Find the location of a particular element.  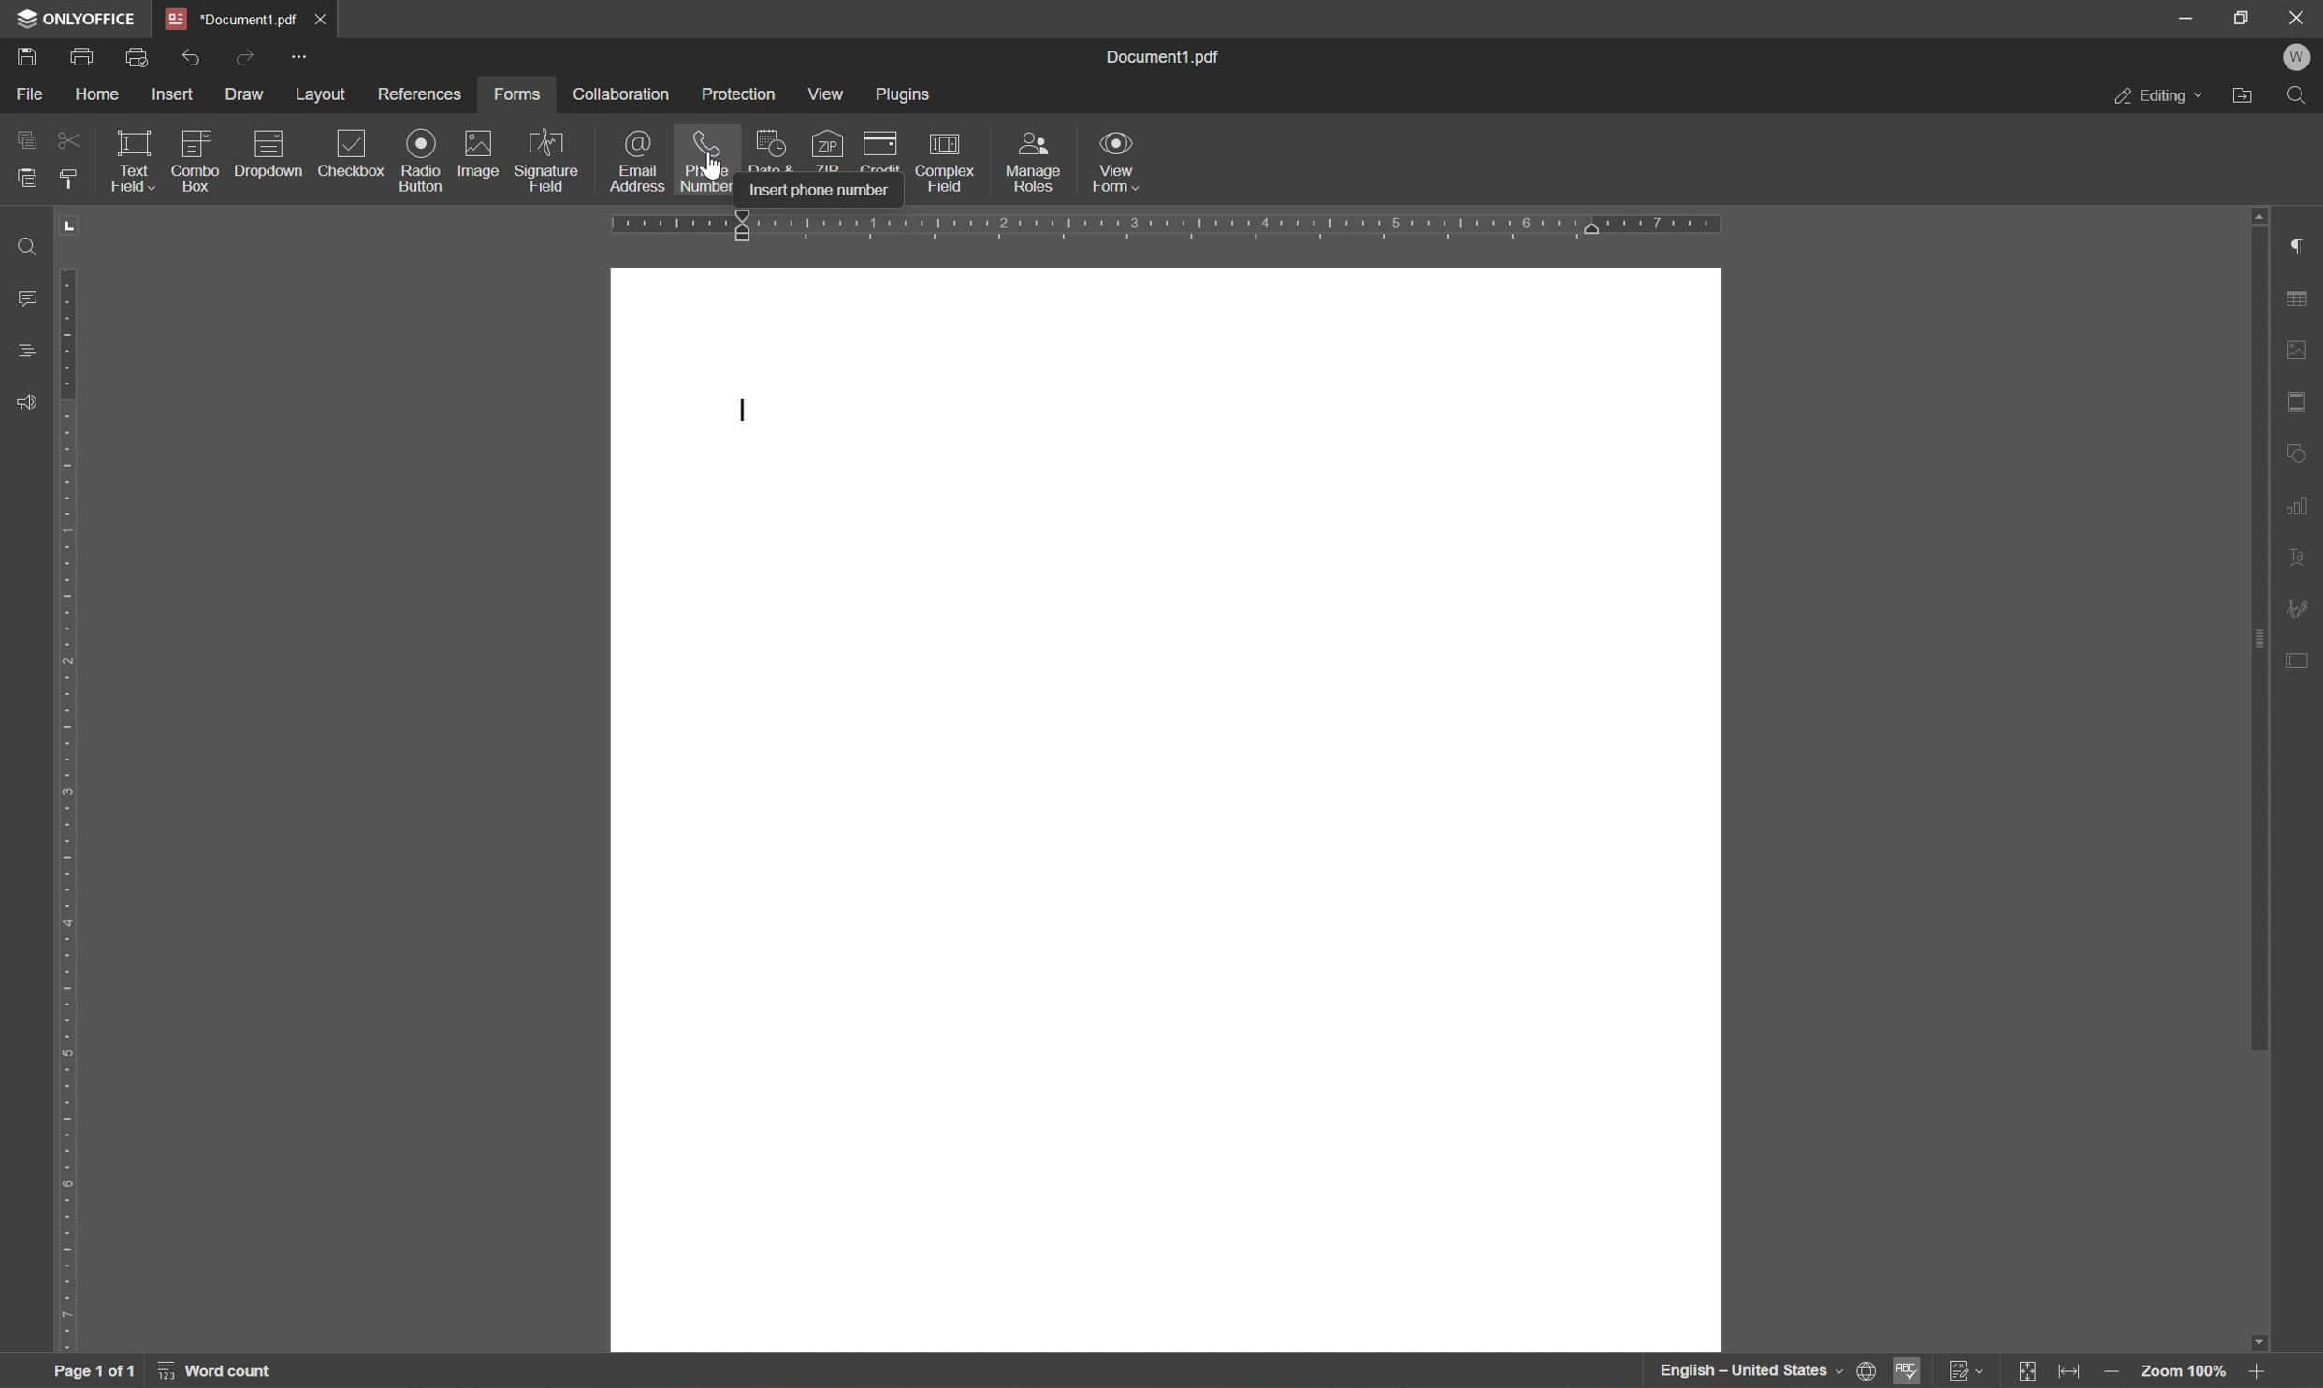

image settings is located at coordinates (2297, 346).